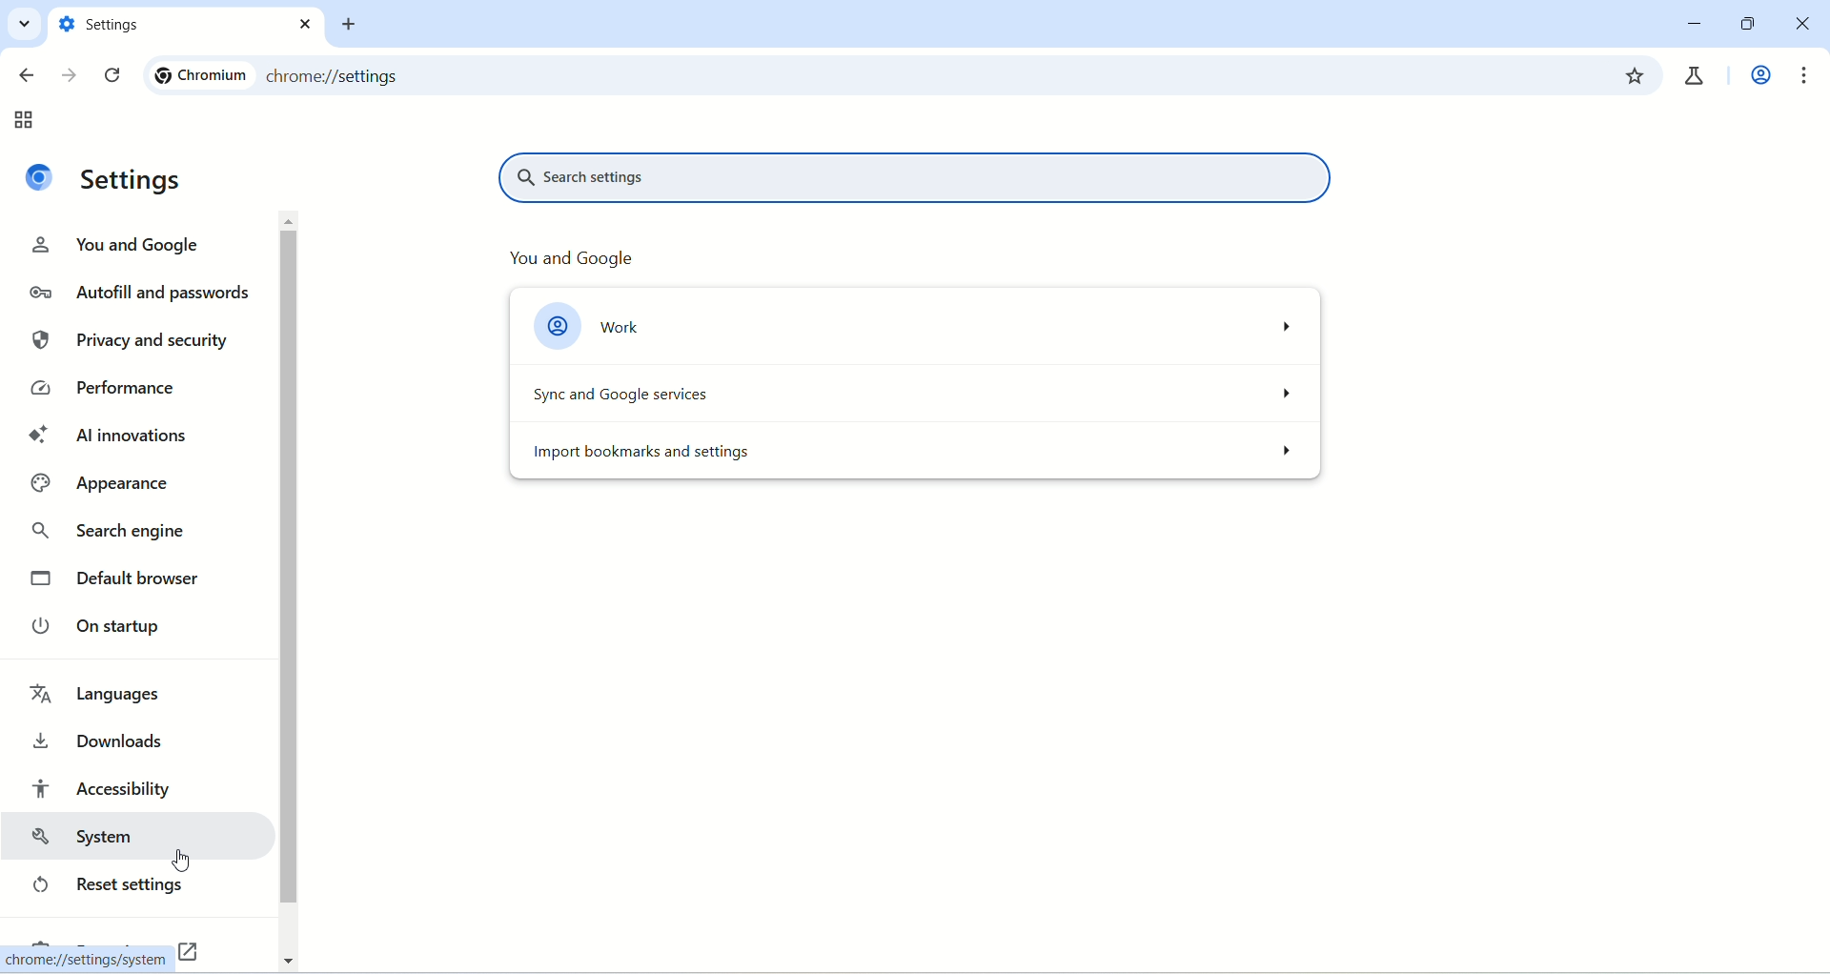 The height and width of the screenshot is (974, 1830). What do you see at coordinates (1695, 24) in the screenshot?
I see `minimize` at bounding box center [1695, 24].